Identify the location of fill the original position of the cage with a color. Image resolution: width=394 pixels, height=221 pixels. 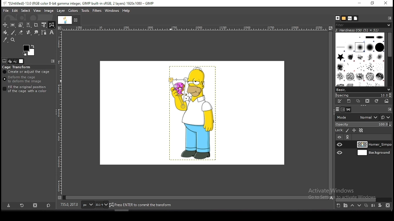
(26, 89).